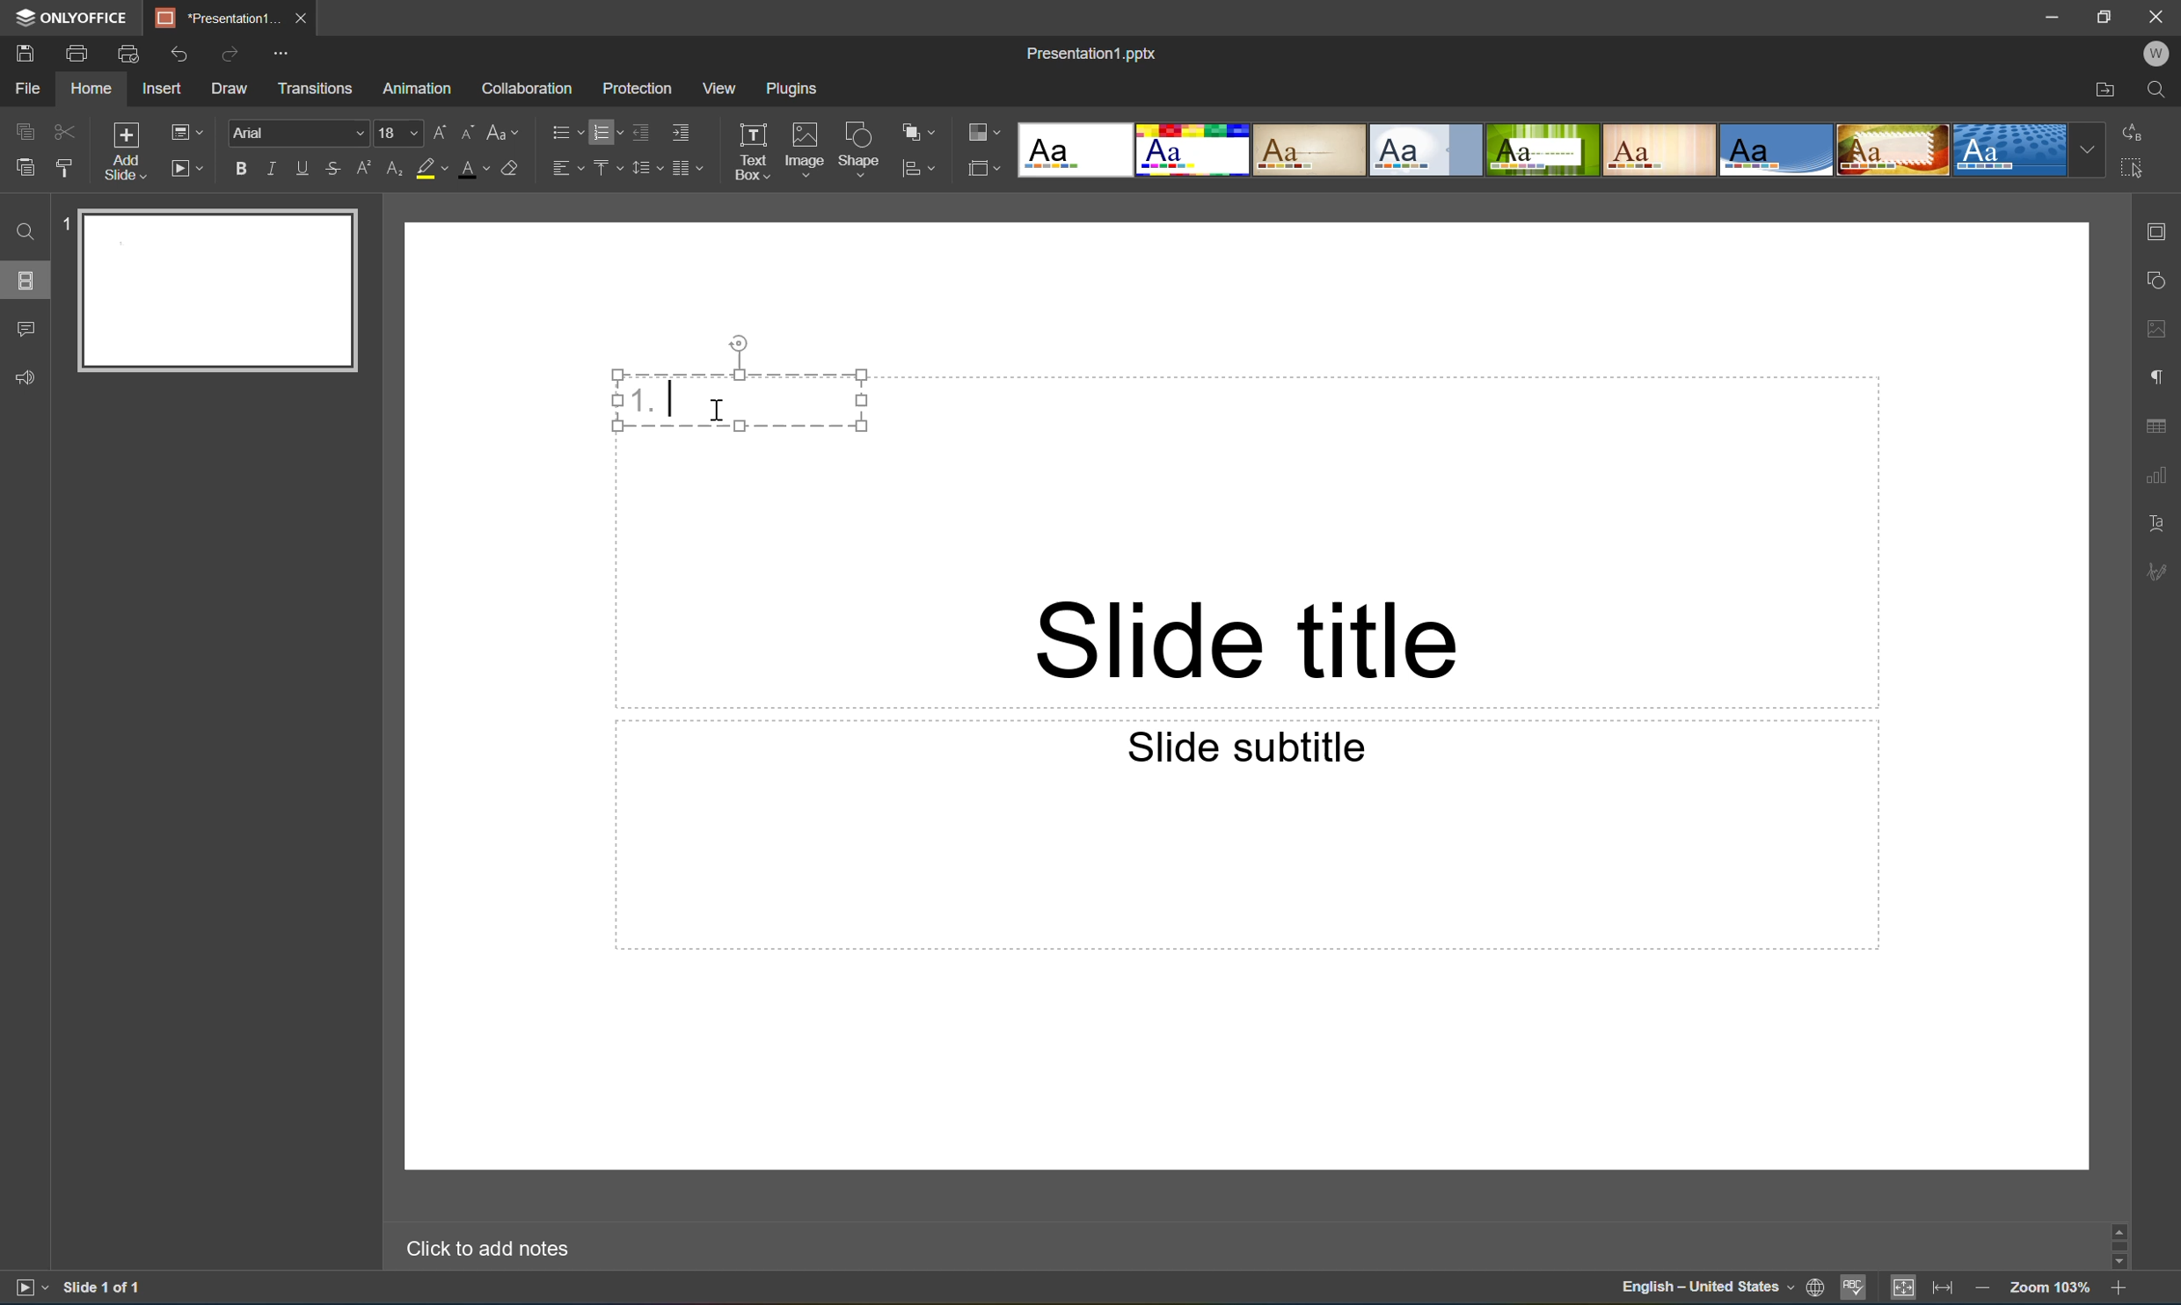 The height and width of the screenshot is (1305, 2181). I want to click on Vertical align, so click(609, 164).